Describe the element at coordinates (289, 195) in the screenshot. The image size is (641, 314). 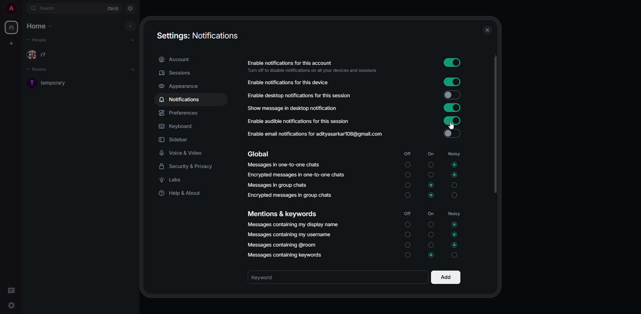
I see `encrypted messages in group chat` at that location.